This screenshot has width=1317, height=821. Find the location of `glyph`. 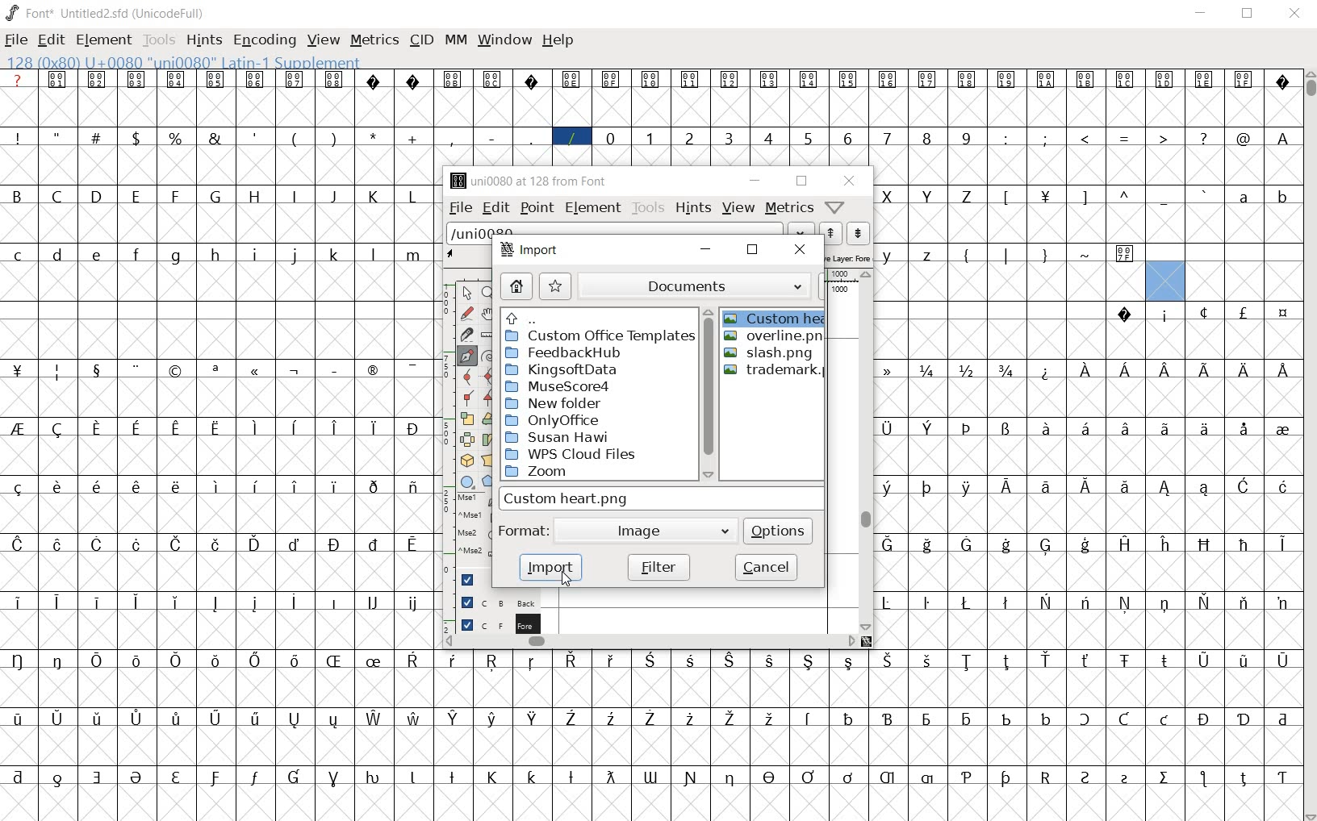

glyph is located at coordinates (1085, 661).